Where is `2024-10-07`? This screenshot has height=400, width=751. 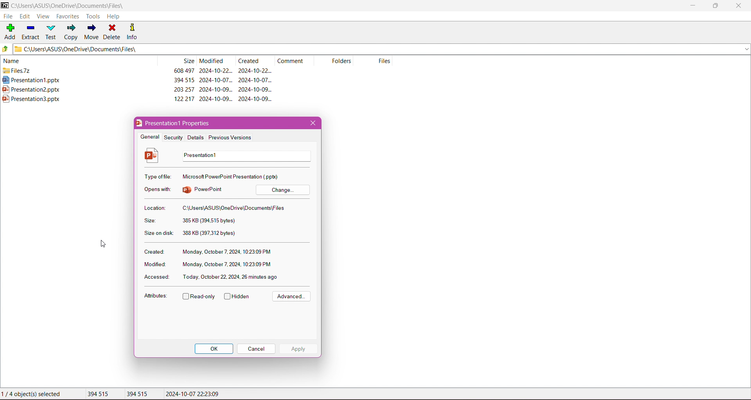
2024-10-07 is located at coordinates (255, 80).